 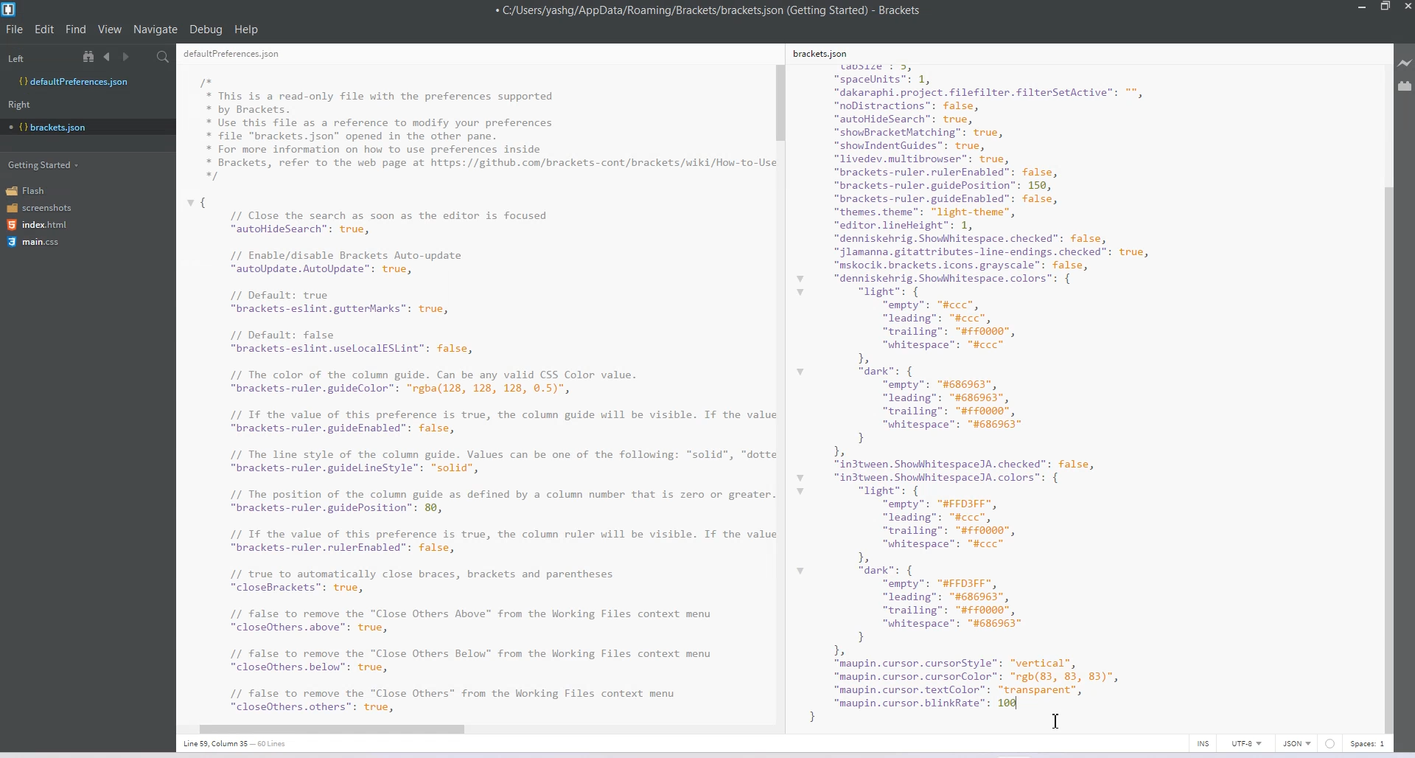 I want to click on kets. son
size : 3,
“spacelnits": 1,
“dakaraphi.project. filefilter. filterSetActive”: "*,
“noDistractions”: false,
“autohideSearch”: true,
“showBracketMatching”: true,
“showIndentGuides”: true,
“livedev.multibrowser”: true,
“brackets-ruler.rulerEnabled": false,
“brackets-ruler.guidePosition”: 150,
“brackets-ruler.guideEnabled": false,
“themes theme": "light-theme",
“editor. lineHeight": 1,
“denniskehrig. Showhhitespace. checked": false,
“jlamanna.gitattributes-line-endings. checked": true,
“mskocik.brackets.icons.grayscale": false,
“denniskehrig. Showhitespace. colors”: {
“light”: {
“empty”: "#ccc”,
“leading”: "#ccc”,
“trailing”: "#0000",
“whitespace”: "#ccc”
b
“dark”: {
“empty”: "#686963",
["leading”: "#686963",
“trailing”: "#0000",
“whitespace”: "#686963"
}
Ia
“in3tween. ShowhhitespaceJA. checked": false,
“in3tween. ShowhhitespaceJA. colors”: {
“light”: {
“empty”: "#FFDIFF",
“leading”: "#ccc”,
“trailing”: "#0000",
“whitespace”: "#ccc”
bh
“dark”: {
“empty”: "#FFDIFF",
“leading”: "#686963",
“trailing”: "#0000",
“whitespace”: "#686963"
}
b
“maupin. cursor. cursorStyle”: “vertical”,
“maupin. cursor. cursorColor™: "rgh(83, 83, 83)",
“maupin.cursor.textColor”: “transparent”,
“maupin. cursor. blinkRate": 1000 |
:, so click(x=1007, y=384).